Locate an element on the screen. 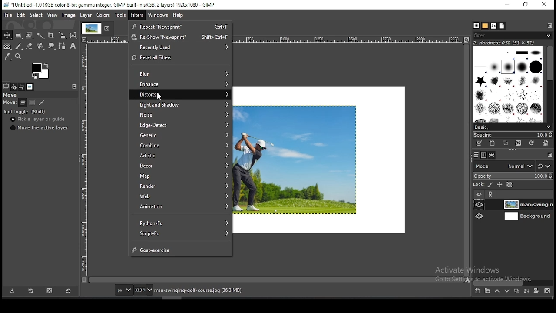 This screenshot has height=313, width=556. python fu is located at coordinates (180, 222).